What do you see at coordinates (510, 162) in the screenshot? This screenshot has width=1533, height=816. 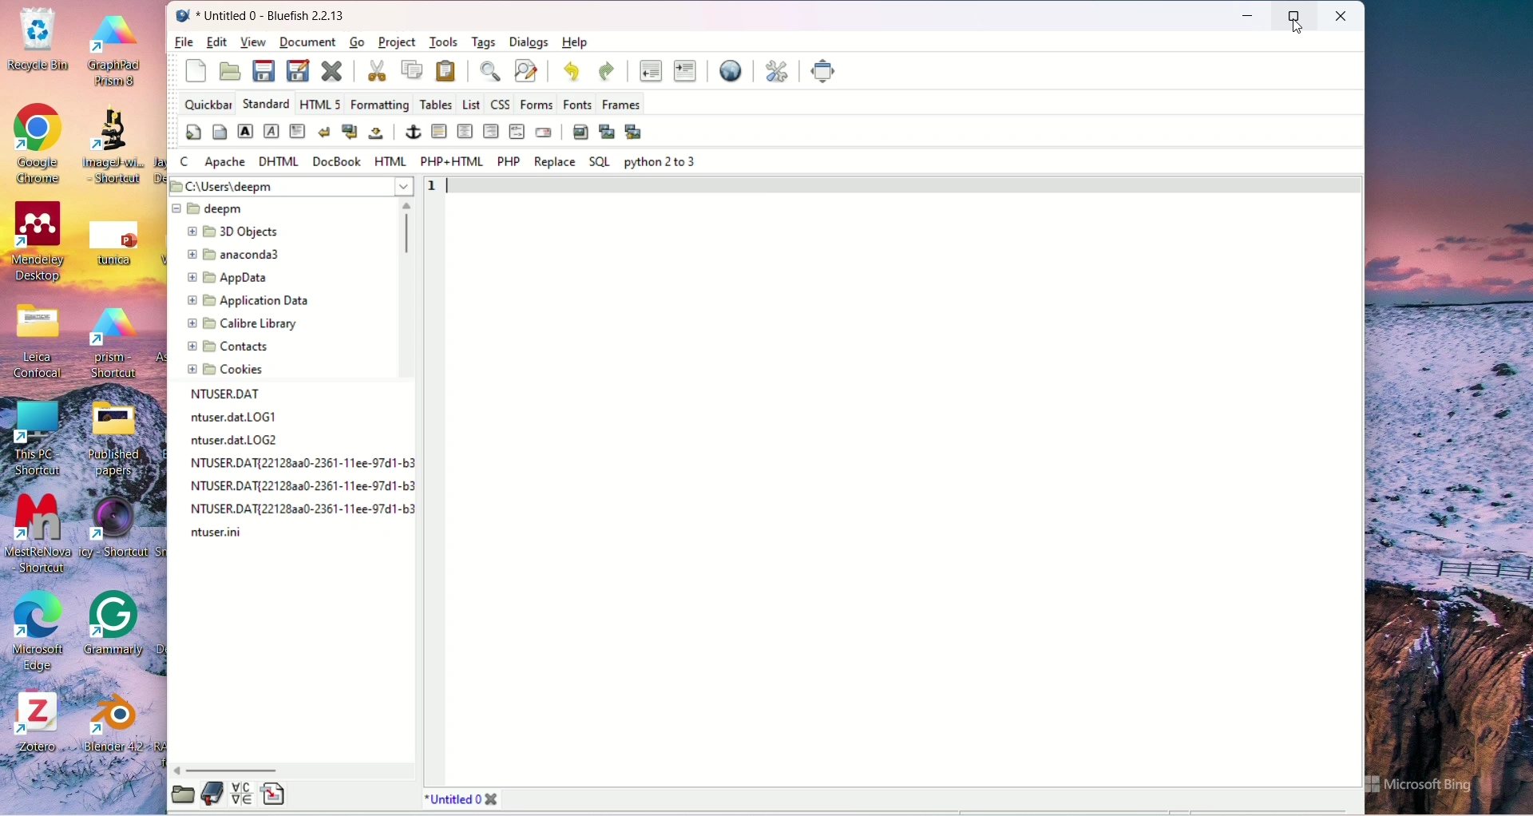 I see `PHP` at bounding box center [510, 162].